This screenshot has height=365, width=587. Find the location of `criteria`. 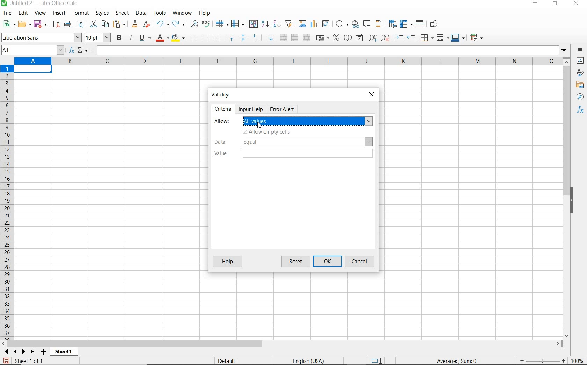

criteria is located at coordinates (222, 109).